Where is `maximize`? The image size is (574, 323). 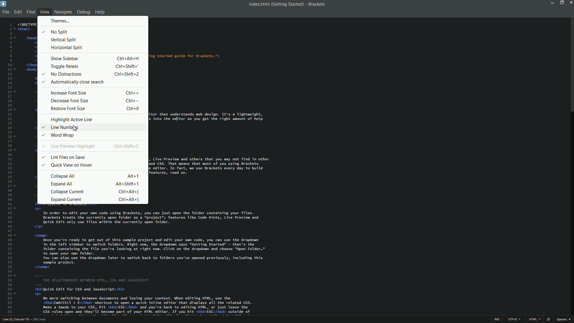
maximize is located at coordinates (561, 2).